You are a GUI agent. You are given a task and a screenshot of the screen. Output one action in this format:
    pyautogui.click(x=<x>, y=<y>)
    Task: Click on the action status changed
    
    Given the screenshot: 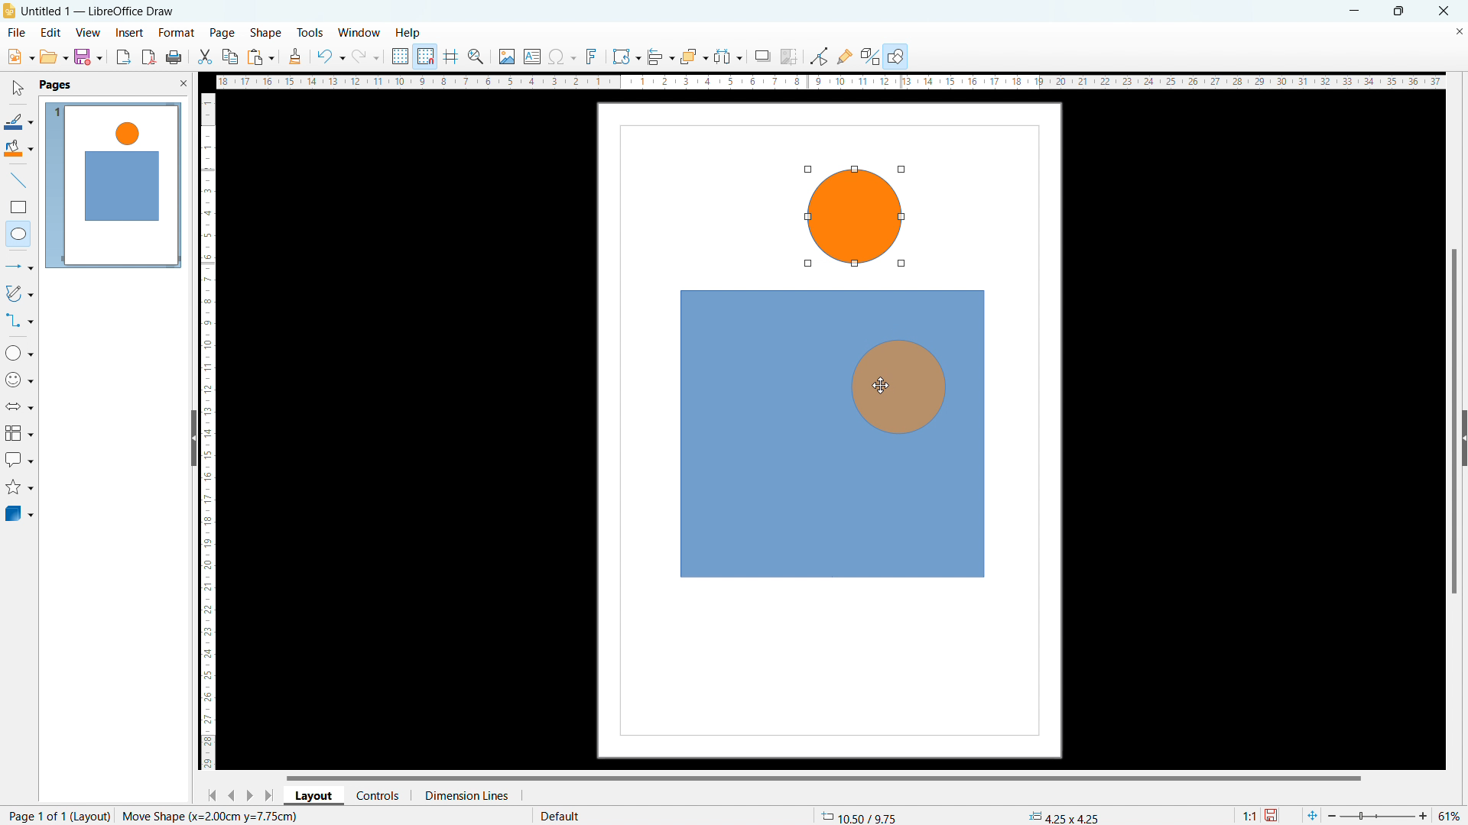 What is the action you would take?
    pyautogui.click(x=209, y=816)
    